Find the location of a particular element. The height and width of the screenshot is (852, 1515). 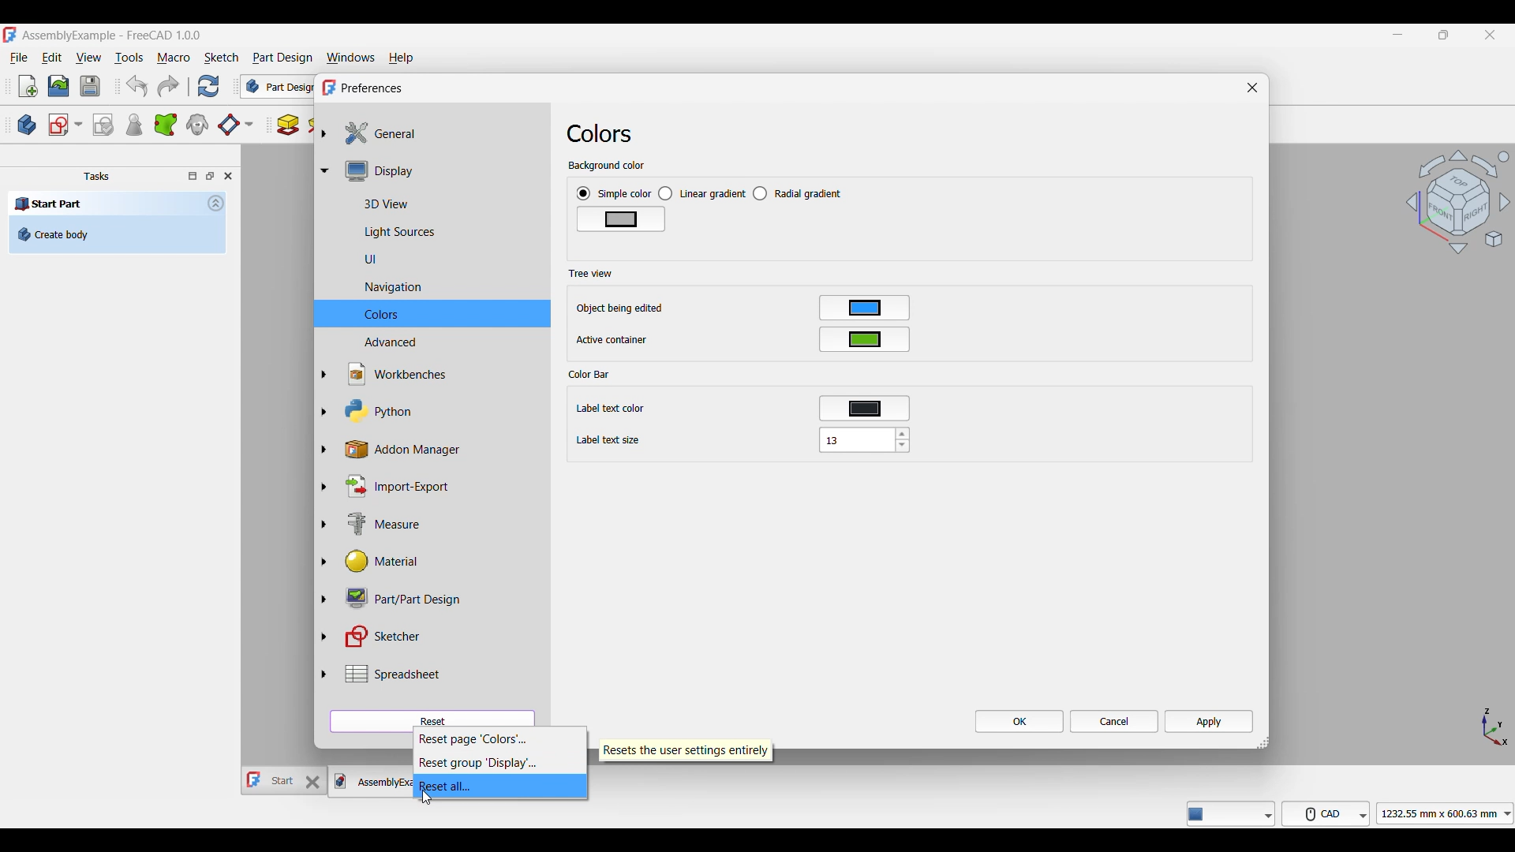

Edit menu is located at coordinates (52, 57).